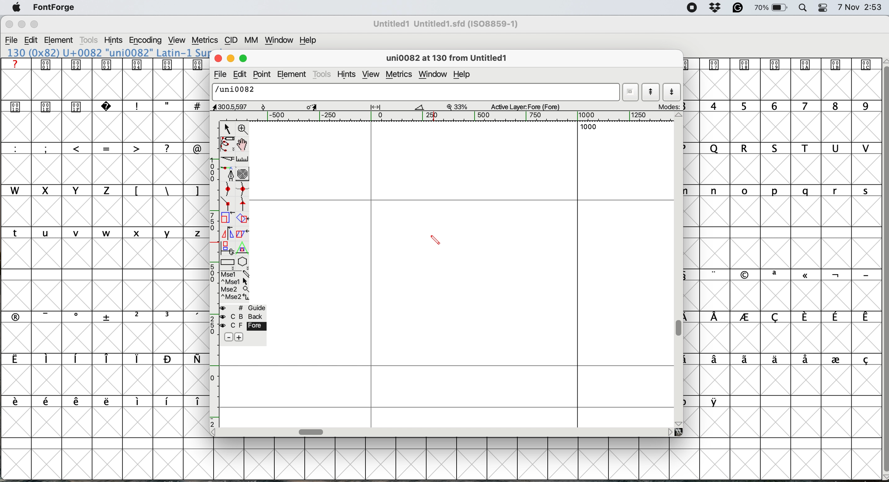 This screenshot has width=889, height=482. I want to click on zoom in, so click(244, 129).